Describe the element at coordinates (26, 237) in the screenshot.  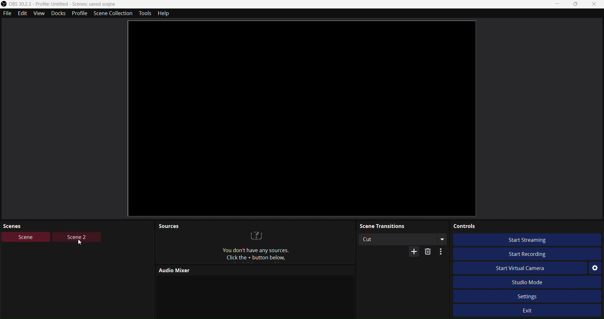
I see `Scene` at that location.